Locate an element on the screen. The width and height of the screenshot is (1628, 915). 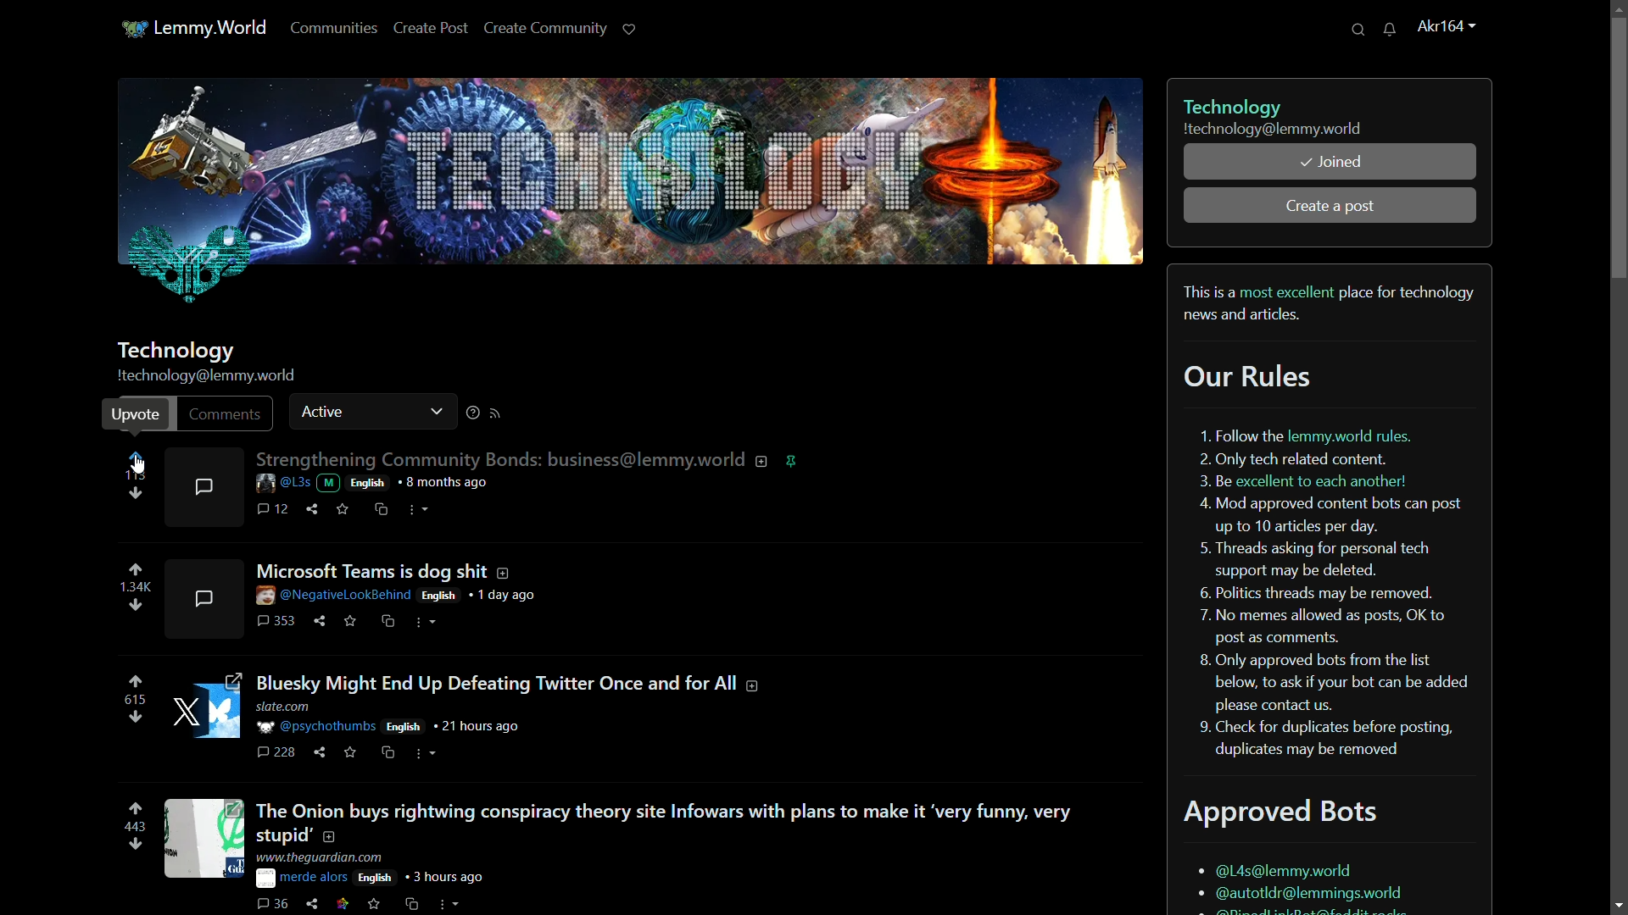
post details is located at coordinates (404, 594).